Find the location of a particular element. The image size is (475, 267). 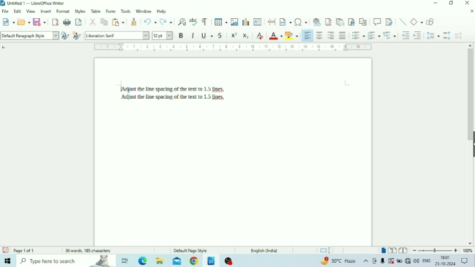

Insert is located at coordinates (46, 10).